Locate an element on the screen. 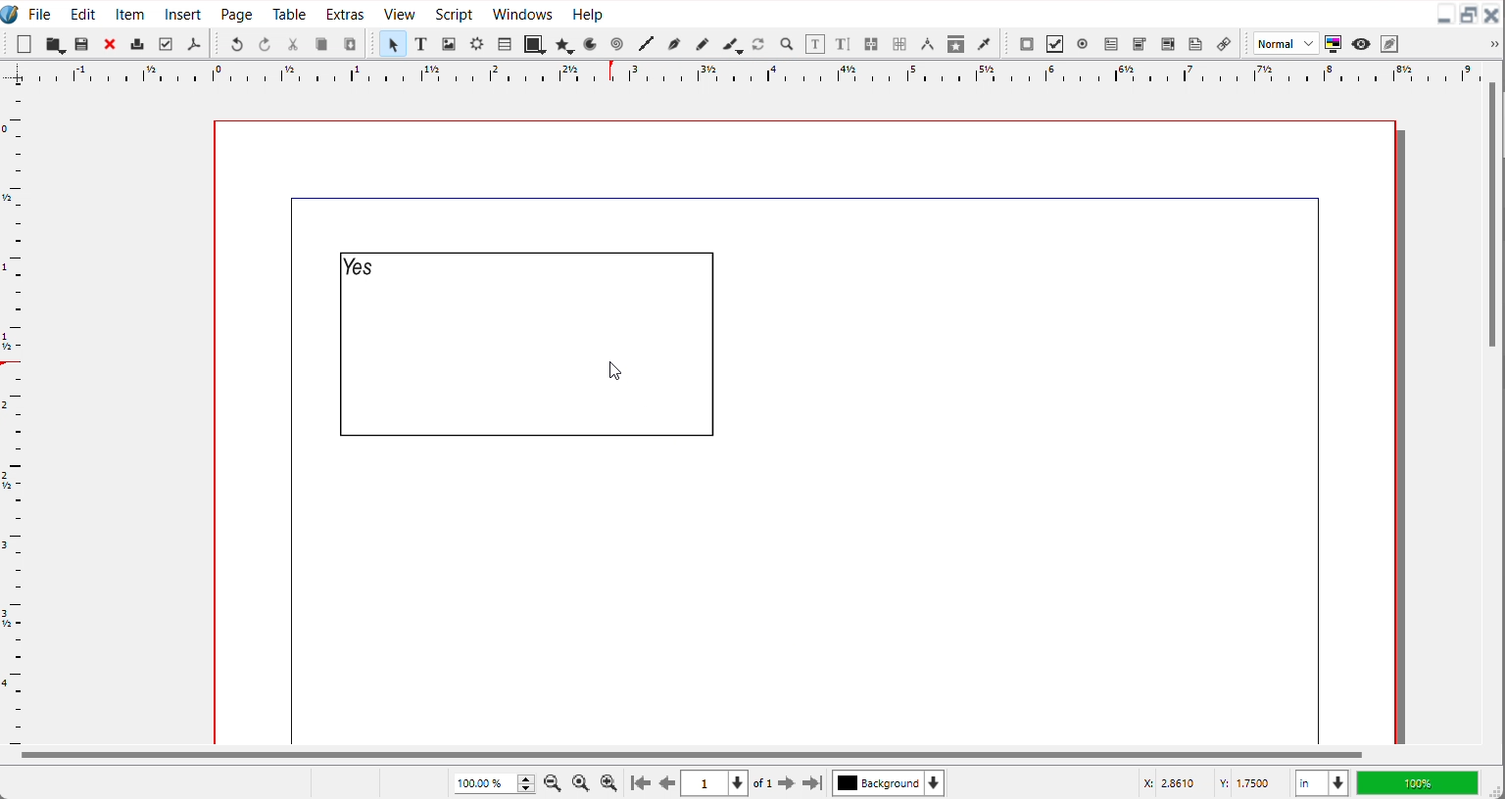  Extras is located at coordinates (345, 12).